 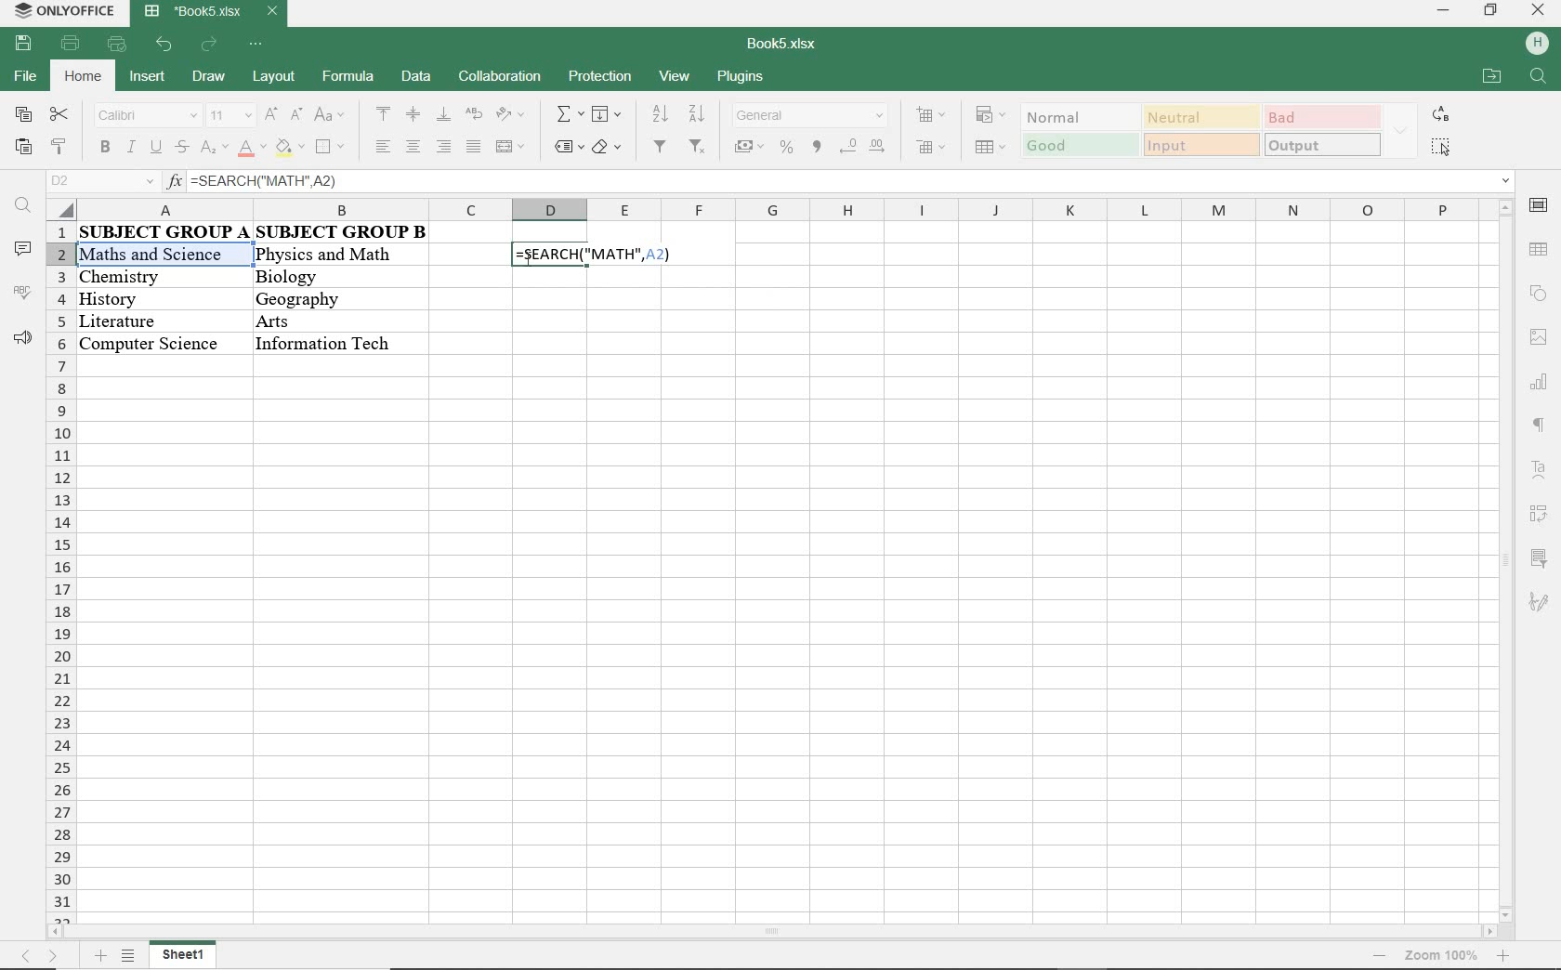 What do you see at coordinates (1489, 12) in the screenshot?
I see `restore down` at bounding box center [1489, 12].